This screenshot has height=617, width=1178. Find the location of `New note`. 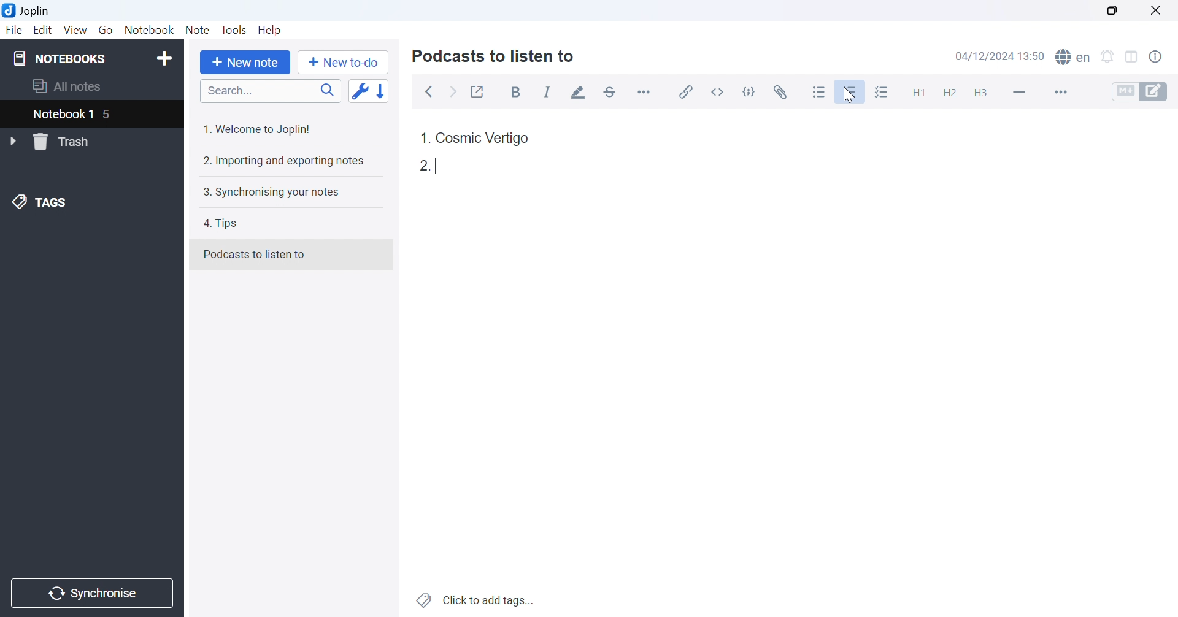

New note is located at coordinates (248, 63).